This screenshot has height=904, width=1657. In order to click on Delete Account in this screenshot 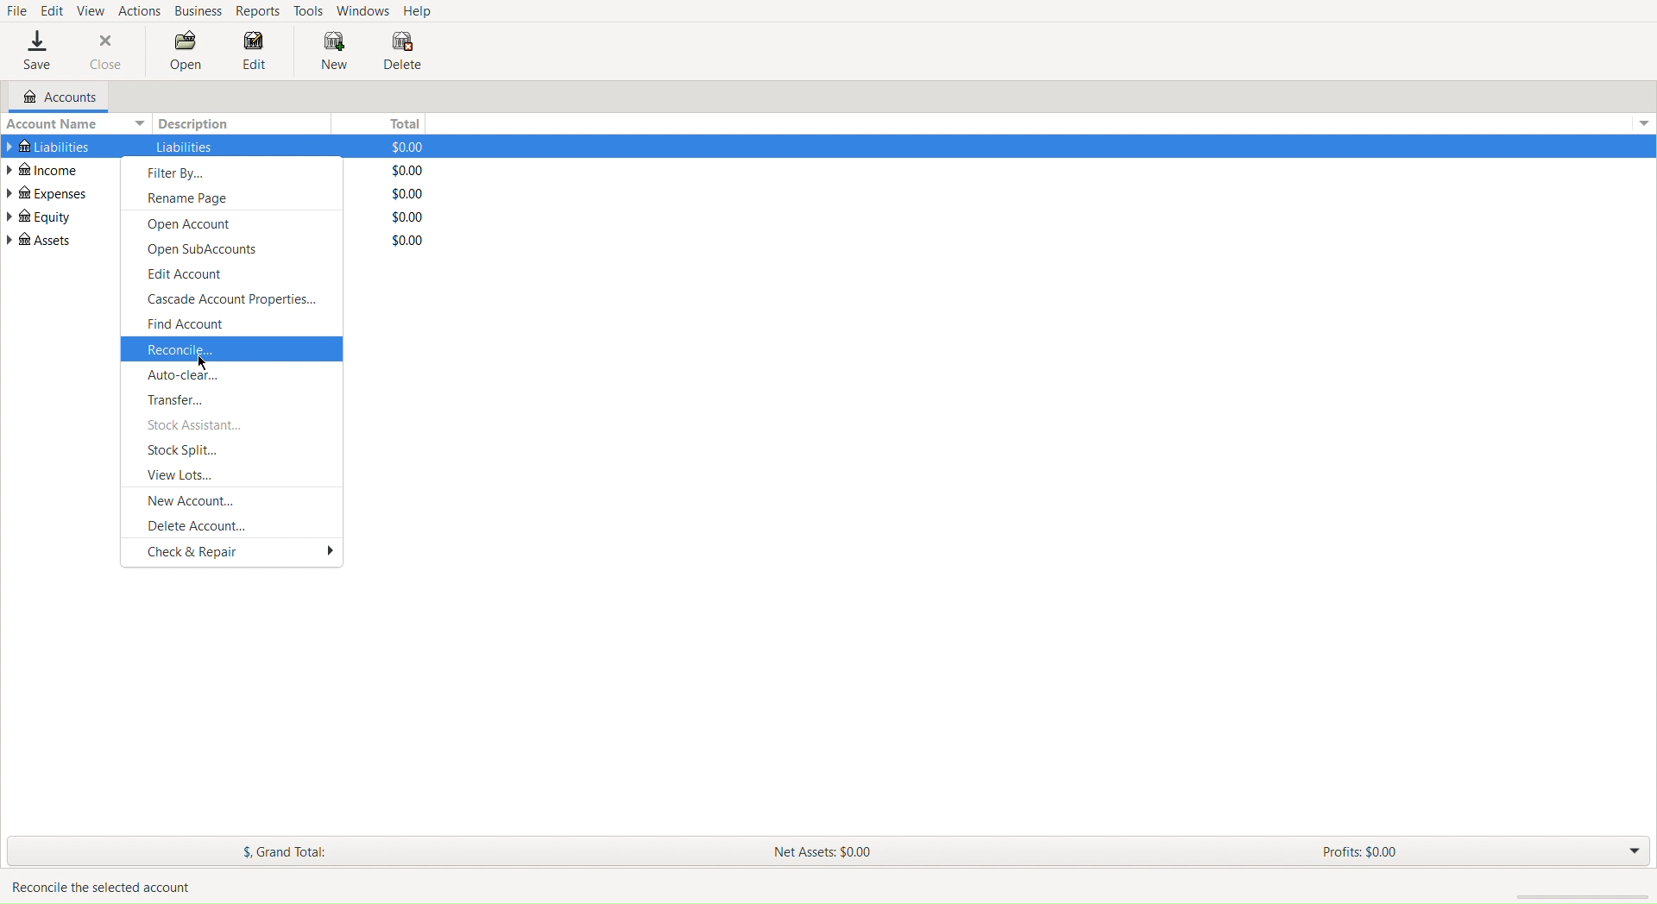, I will do `click(232, 528)`.